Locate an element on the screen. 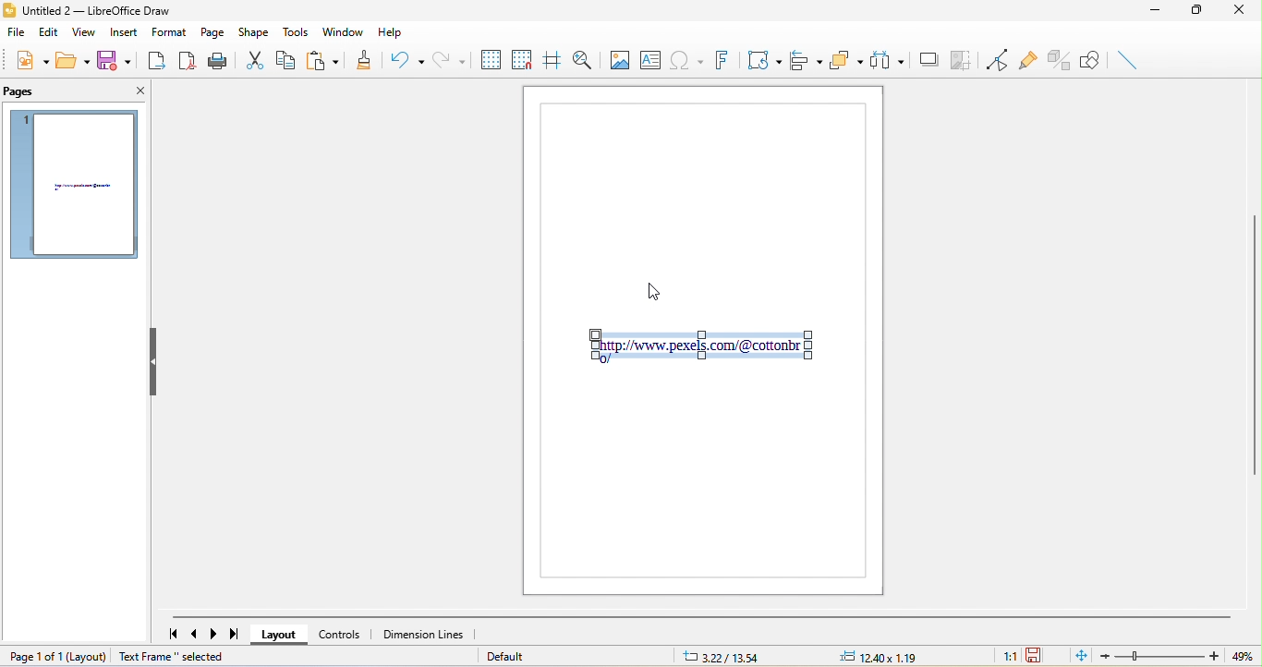 The height and width of the screenshot is (667, 1262). 1:1 is located at coordinates (1002, 657).